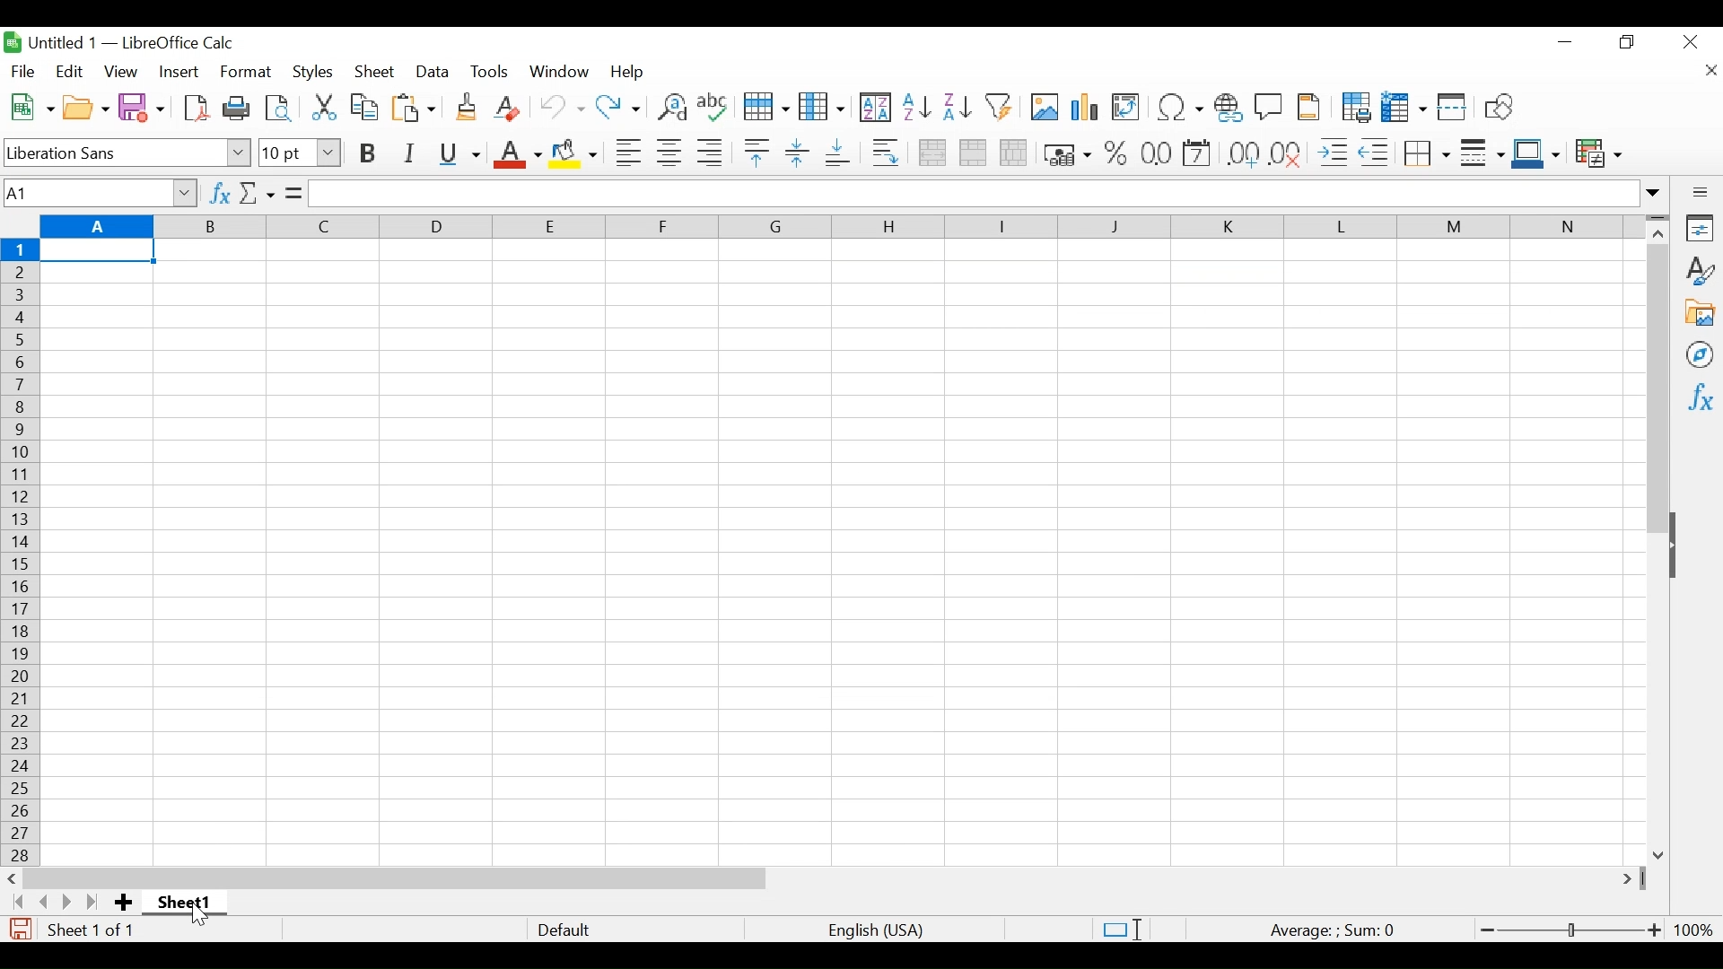  Describe the element at coordinates (1698, 397) in the screenshot. I see `Functions` at that location.